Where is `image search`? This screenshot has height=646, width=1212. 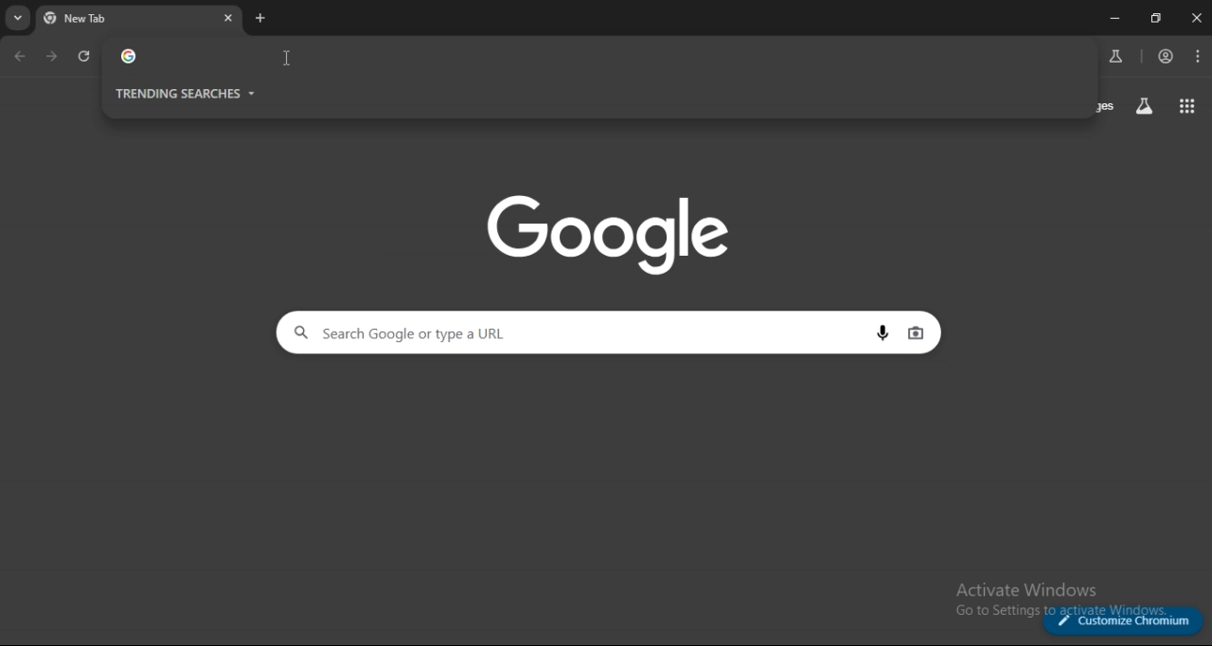
image search is located at coordinates (916, 333).